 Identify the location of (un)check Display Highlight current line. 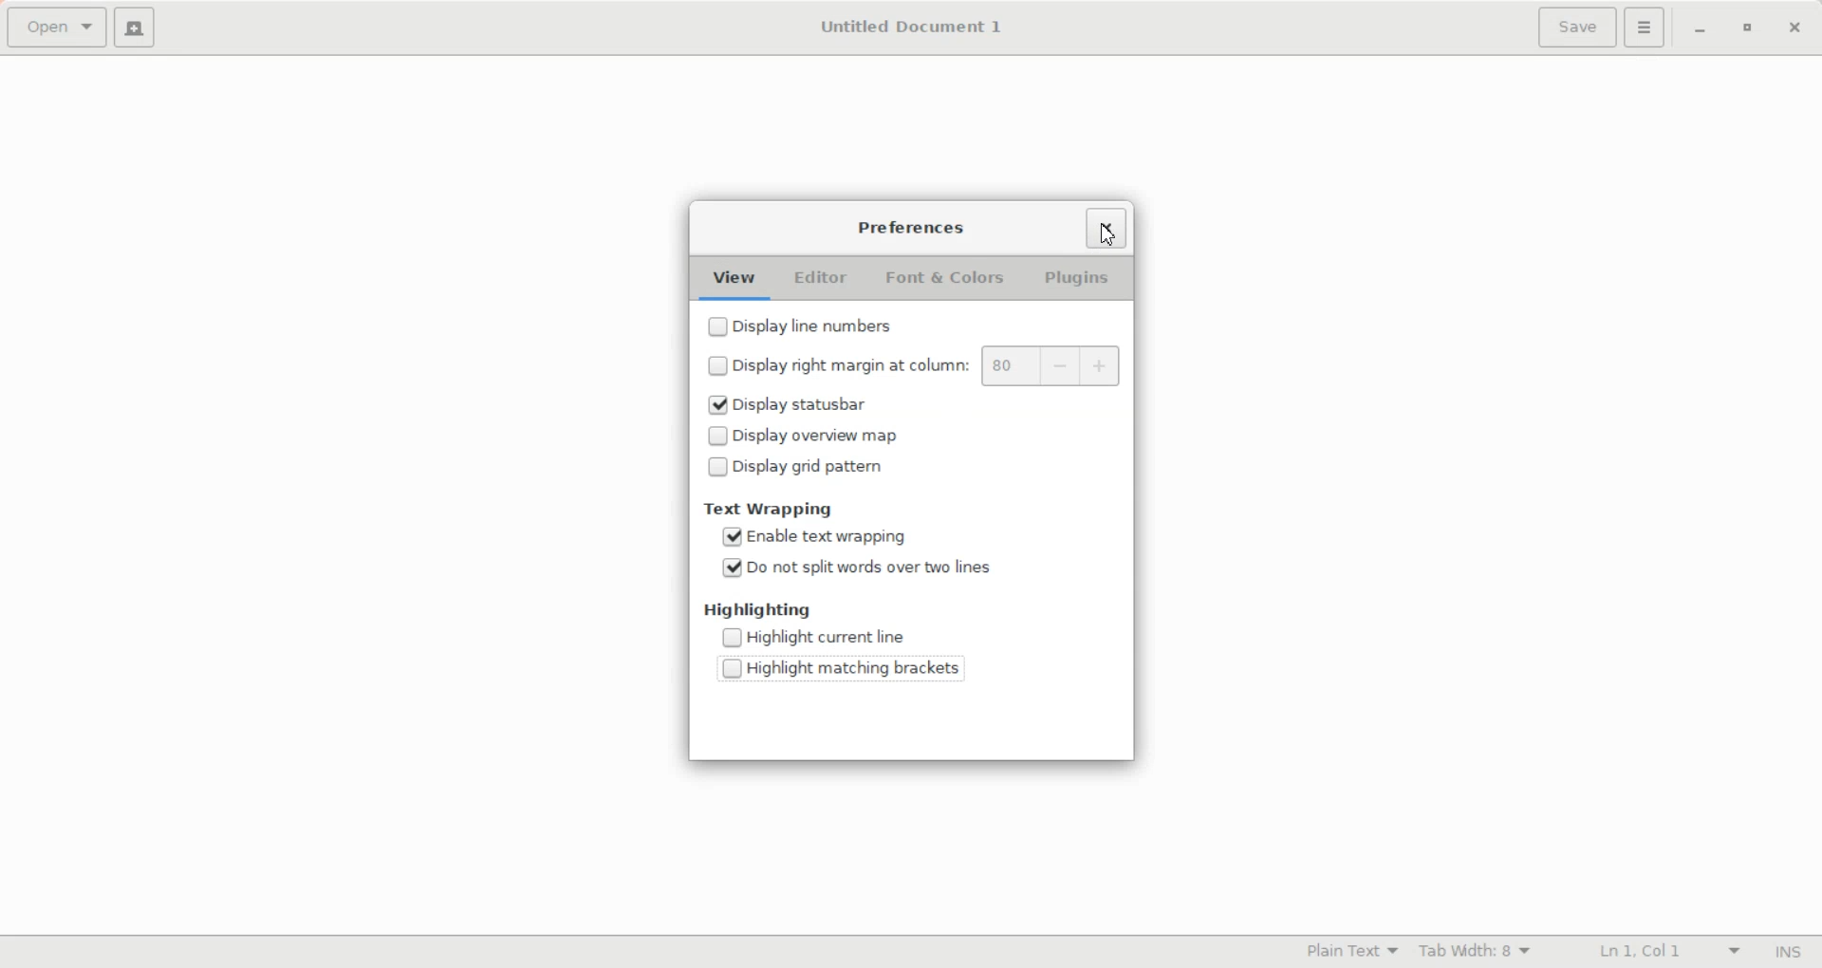
(850, 636).